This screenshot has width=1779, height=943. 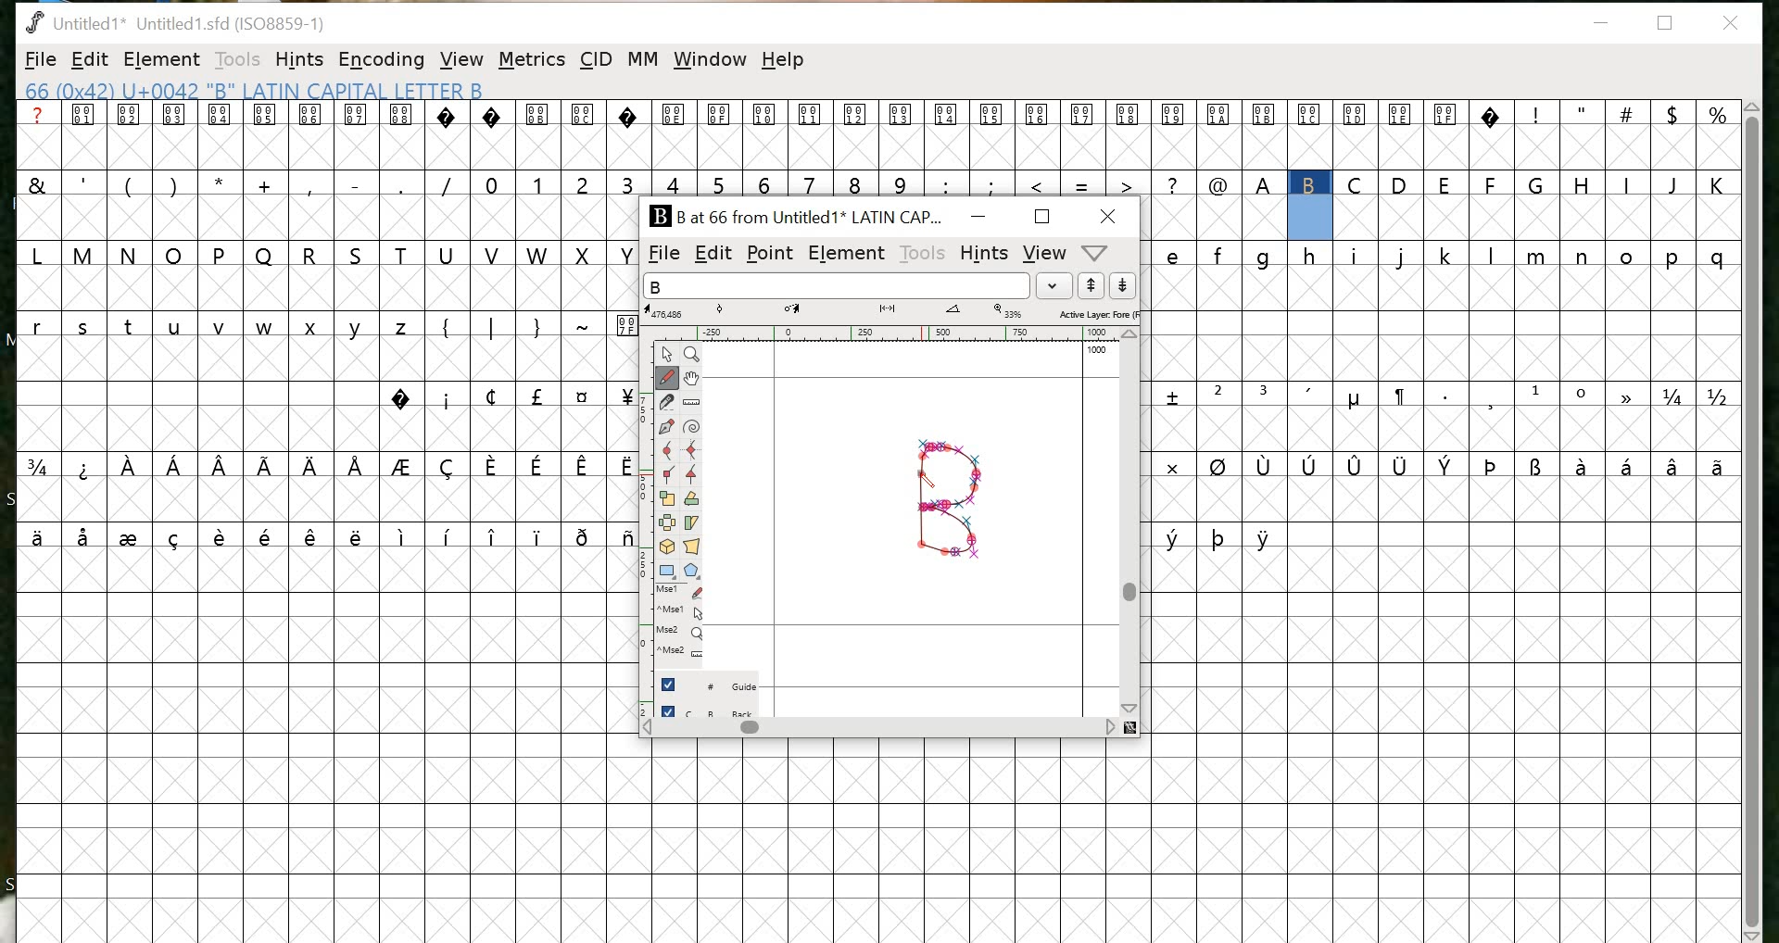 What do you see at coordinates (785, 63) in the screenshot?
I see `help` at bounding box center [785, 63].